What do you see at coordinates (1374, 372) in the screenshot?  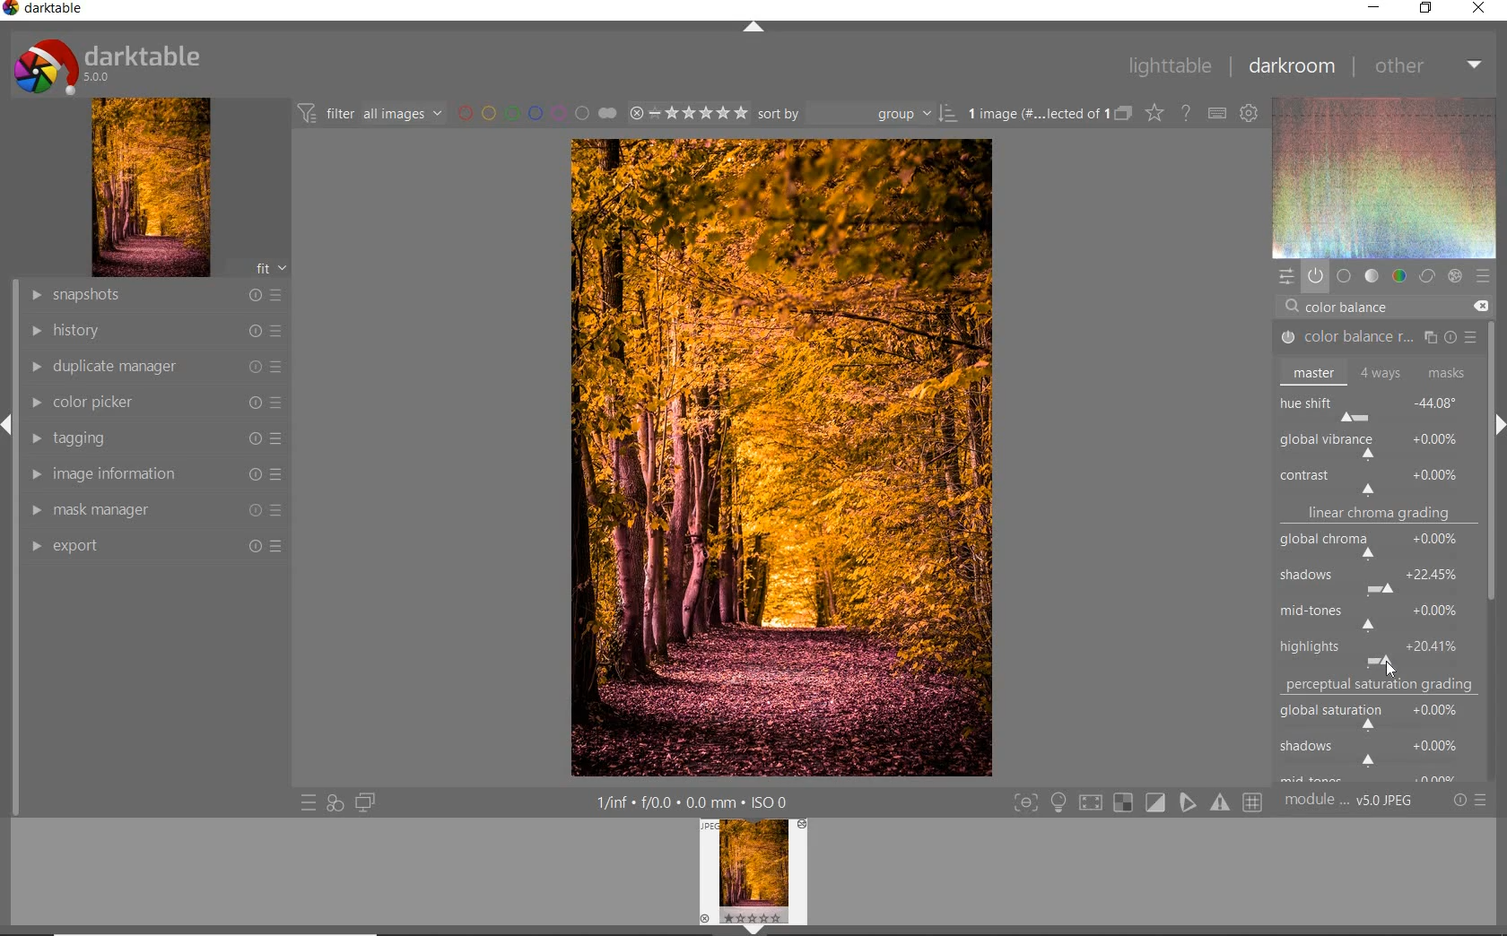 I see `master` at bounding box center [1374, 372].